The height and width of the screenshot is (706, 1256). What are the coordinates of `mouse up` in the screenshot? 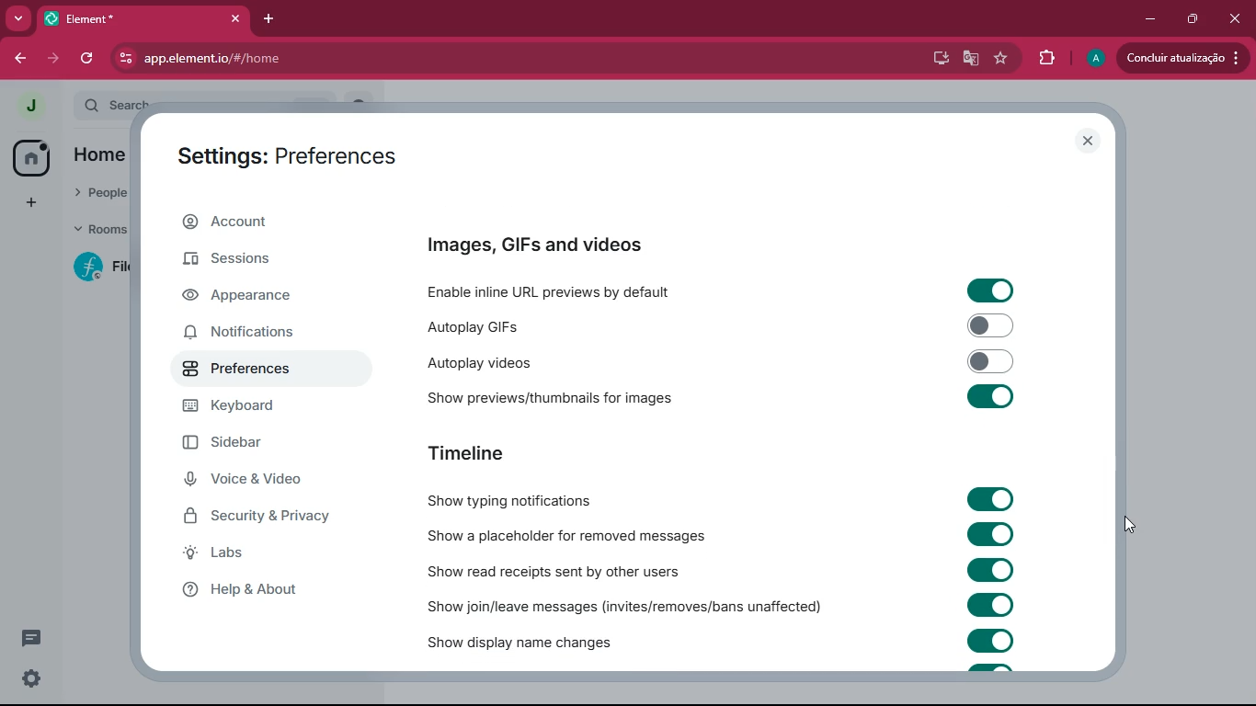 It's located at (1131, 523).